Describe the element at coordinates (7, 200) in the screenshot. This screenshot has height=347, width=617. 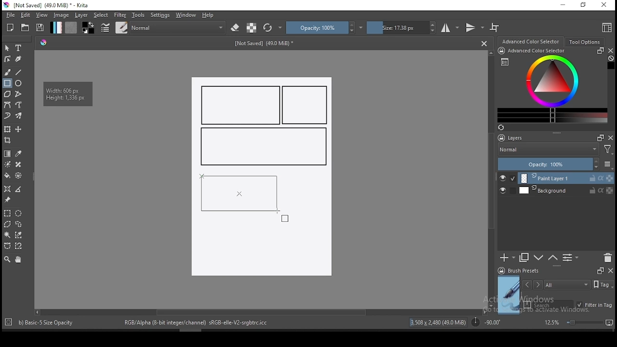
I see `reference images tool` at that location.